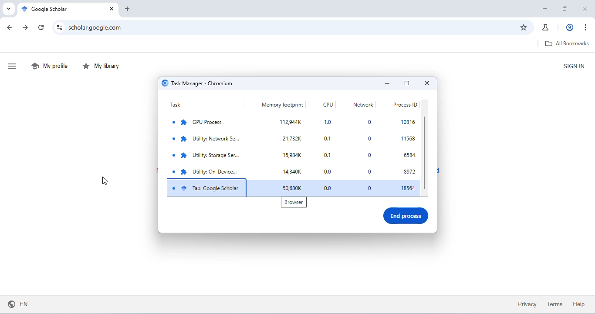  Describe the element at coordinates (571, 27) in the screenshot. I see `account` at that location.